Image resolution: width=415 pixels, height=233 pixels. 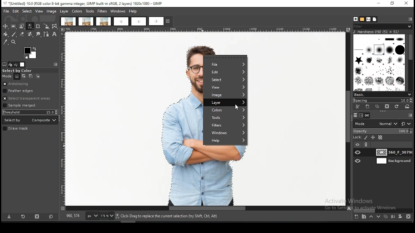 I want to click on spacing, so click(x=382, y=101).